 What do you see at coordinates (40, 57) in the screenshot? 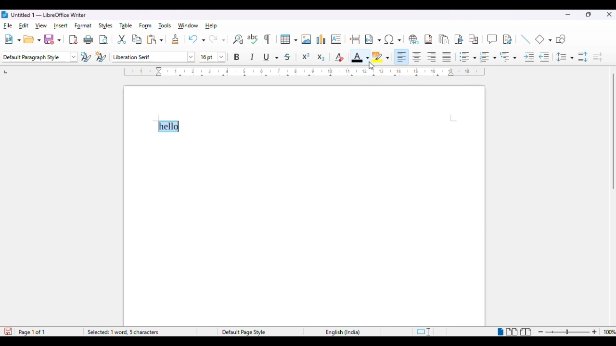
I see `set paragraph style` at bounding box center [40, 57].